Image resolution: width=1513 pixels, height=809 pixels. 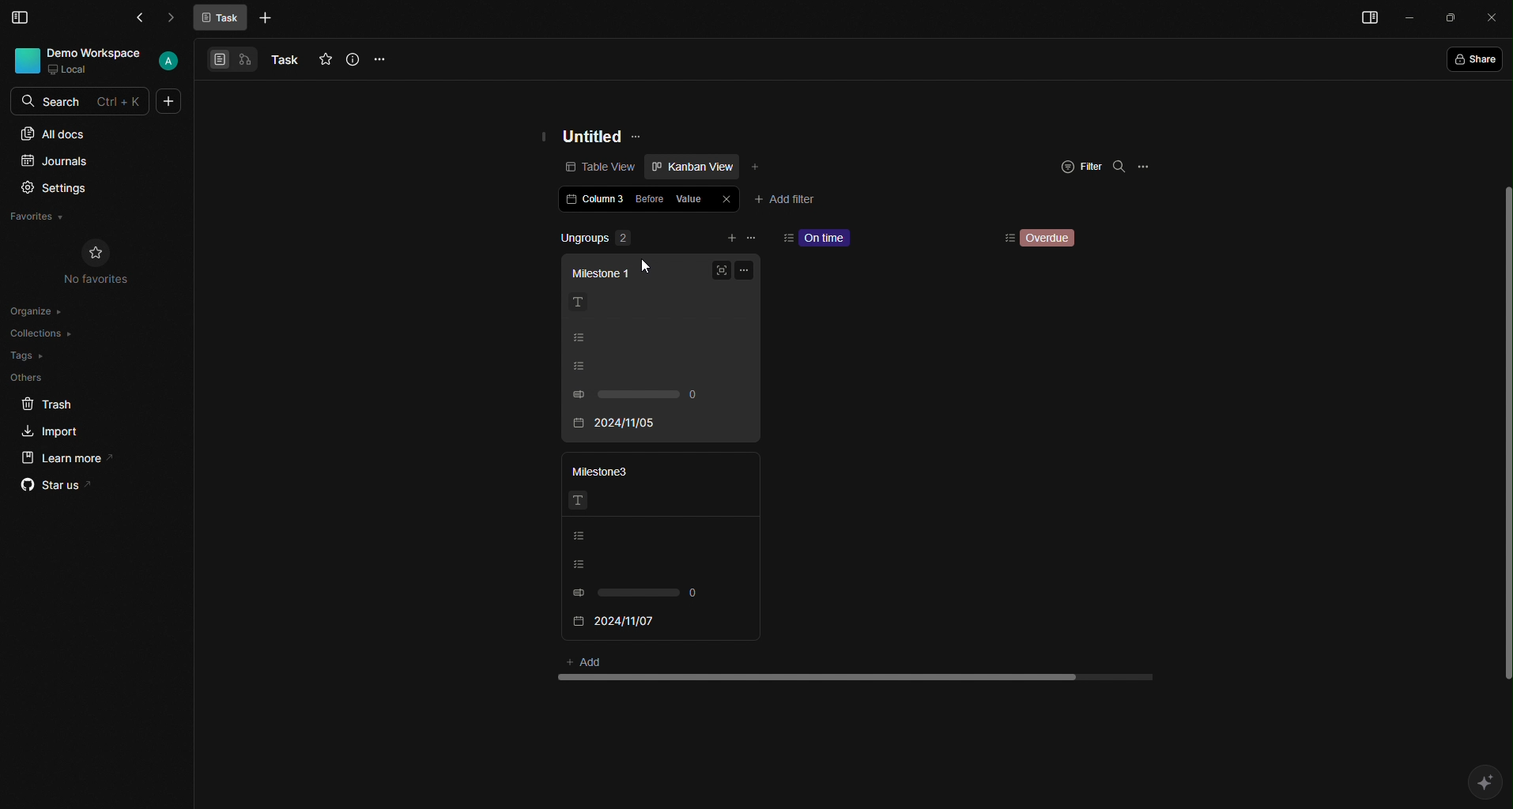 I want to click on More, so click(x=168, y=101).